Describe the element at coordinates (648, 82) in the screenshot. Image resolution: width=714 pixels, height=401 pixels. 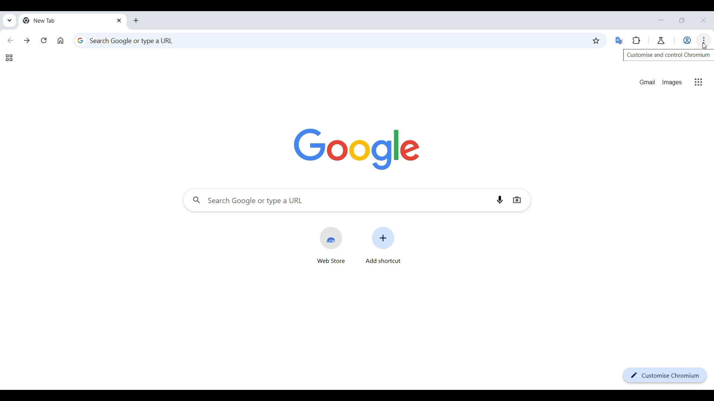
I see `Open Gmail` at that location.